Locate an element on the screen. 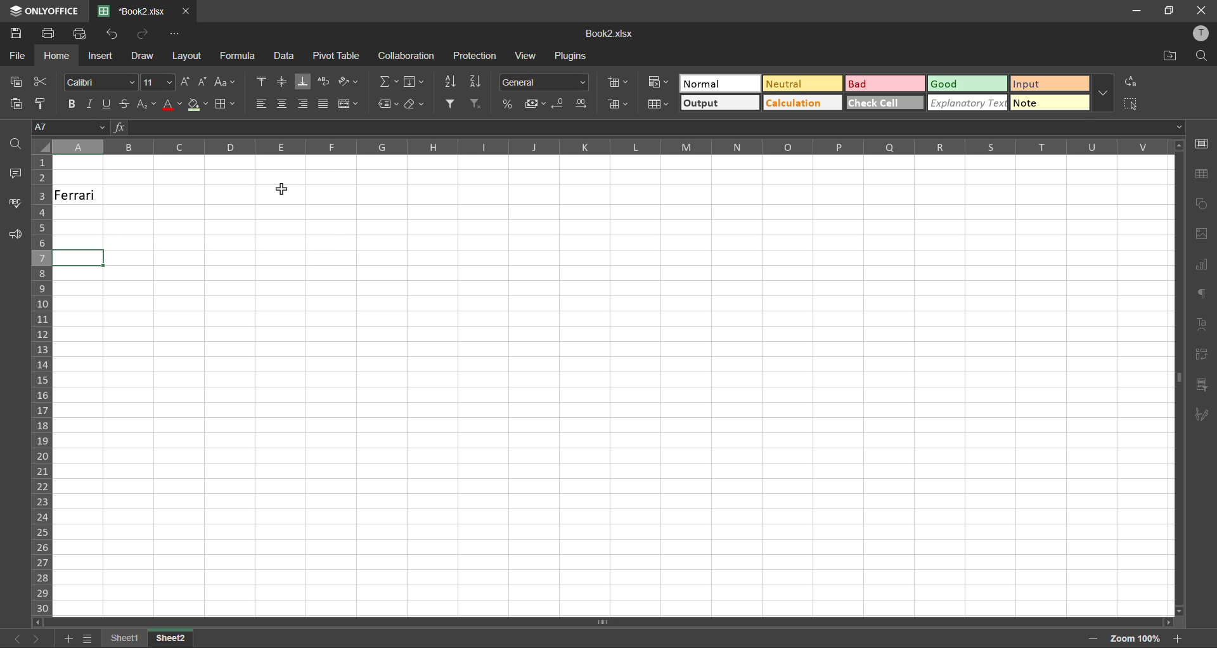 The image size is (1217, 648). cell settings is located at coordinates (1205, 145).